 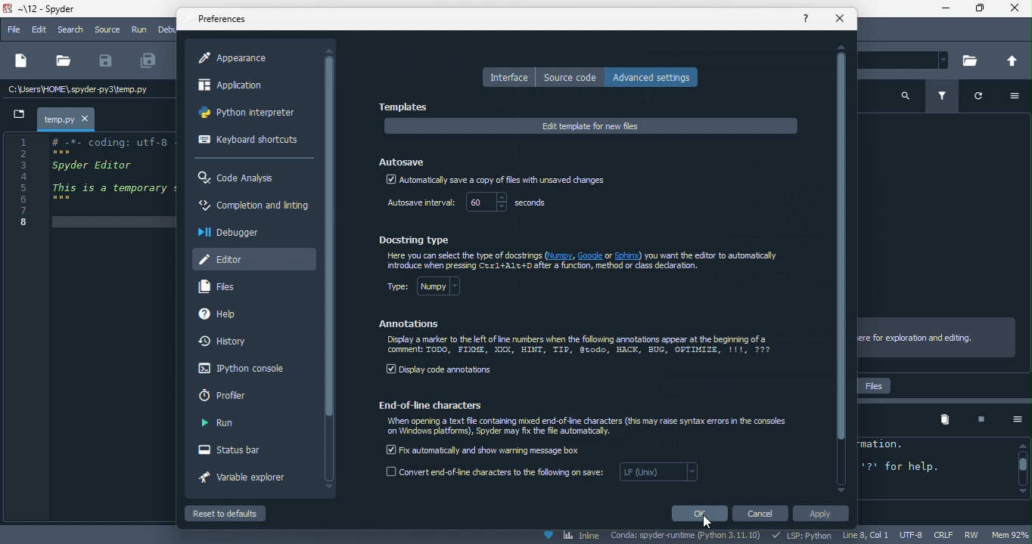 What do you see at coordinates (41, 30) in the screenshot?
I see `edit` at bounding box center [41, 30].